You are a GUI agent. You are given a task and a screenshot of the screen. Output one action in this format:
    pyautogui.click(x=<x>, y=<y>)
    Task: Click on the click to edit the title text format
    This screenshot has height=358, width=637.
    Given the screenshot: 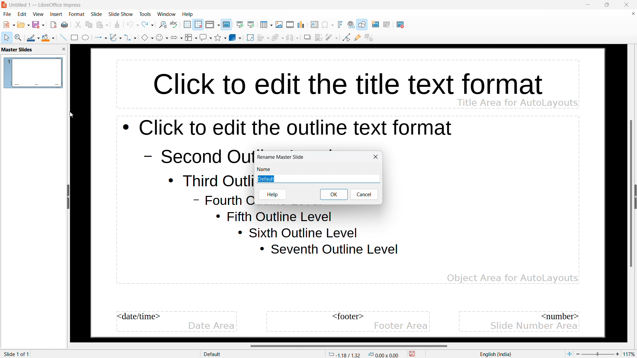 What is the action you would take?
    pyautogui.click(x=334, y=79)
    